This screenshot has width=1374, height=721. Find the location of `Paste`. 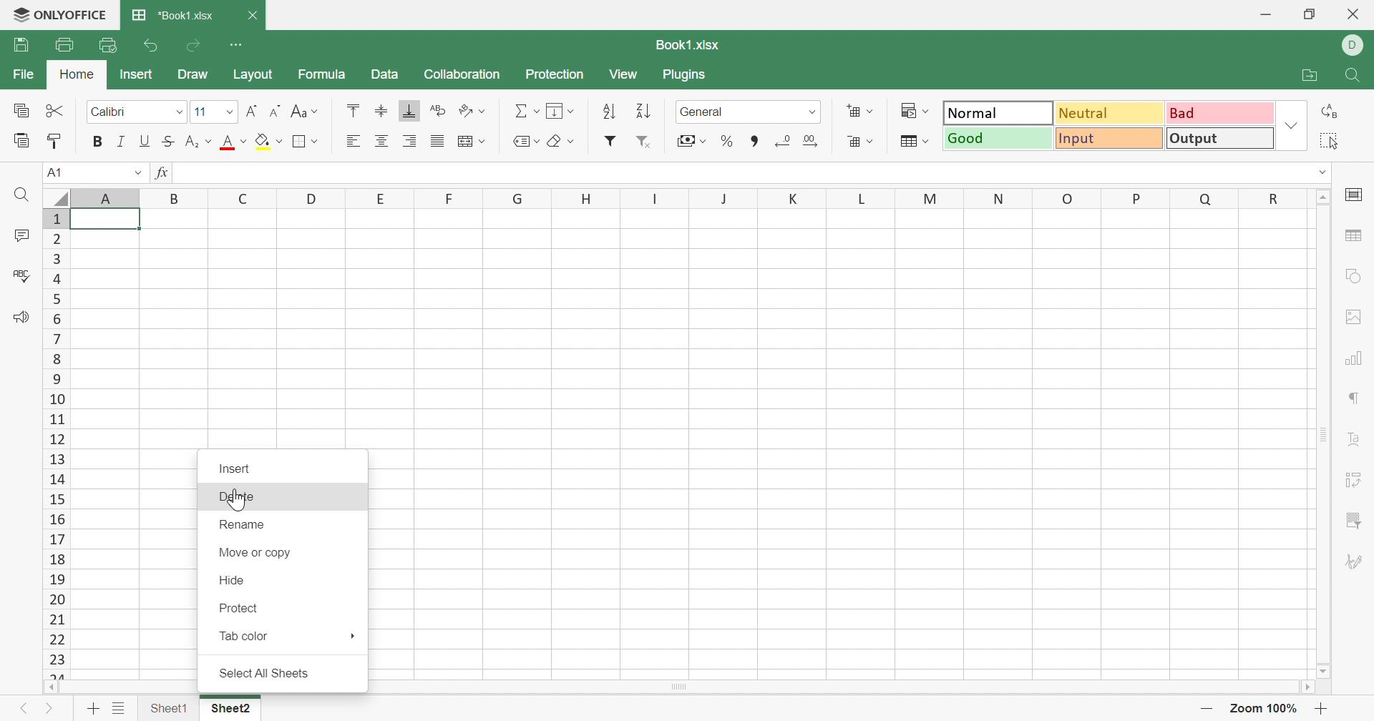

Paste is located at coordinates (20, 139).